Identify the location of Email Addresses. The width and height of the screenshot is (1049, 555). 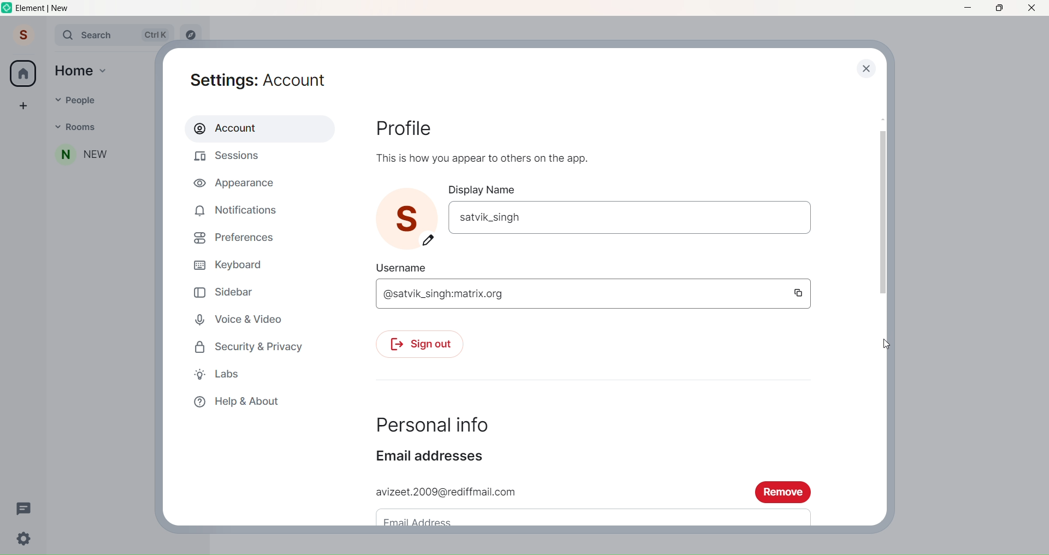
(437, 457).